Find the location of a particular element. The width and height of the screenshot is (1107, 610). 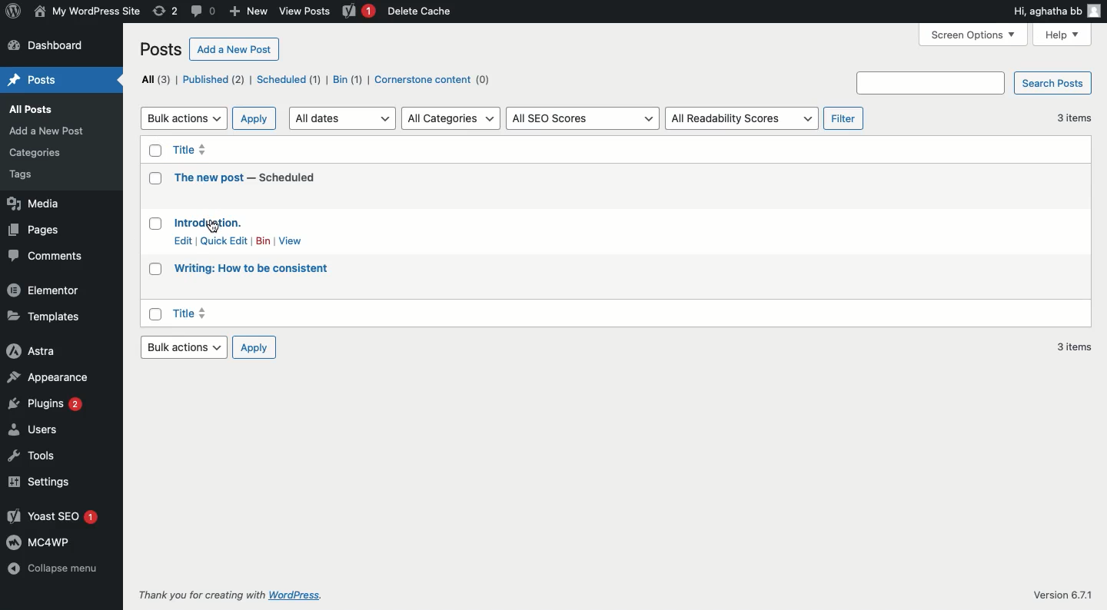

Posts is located at coordinates (161, 49).